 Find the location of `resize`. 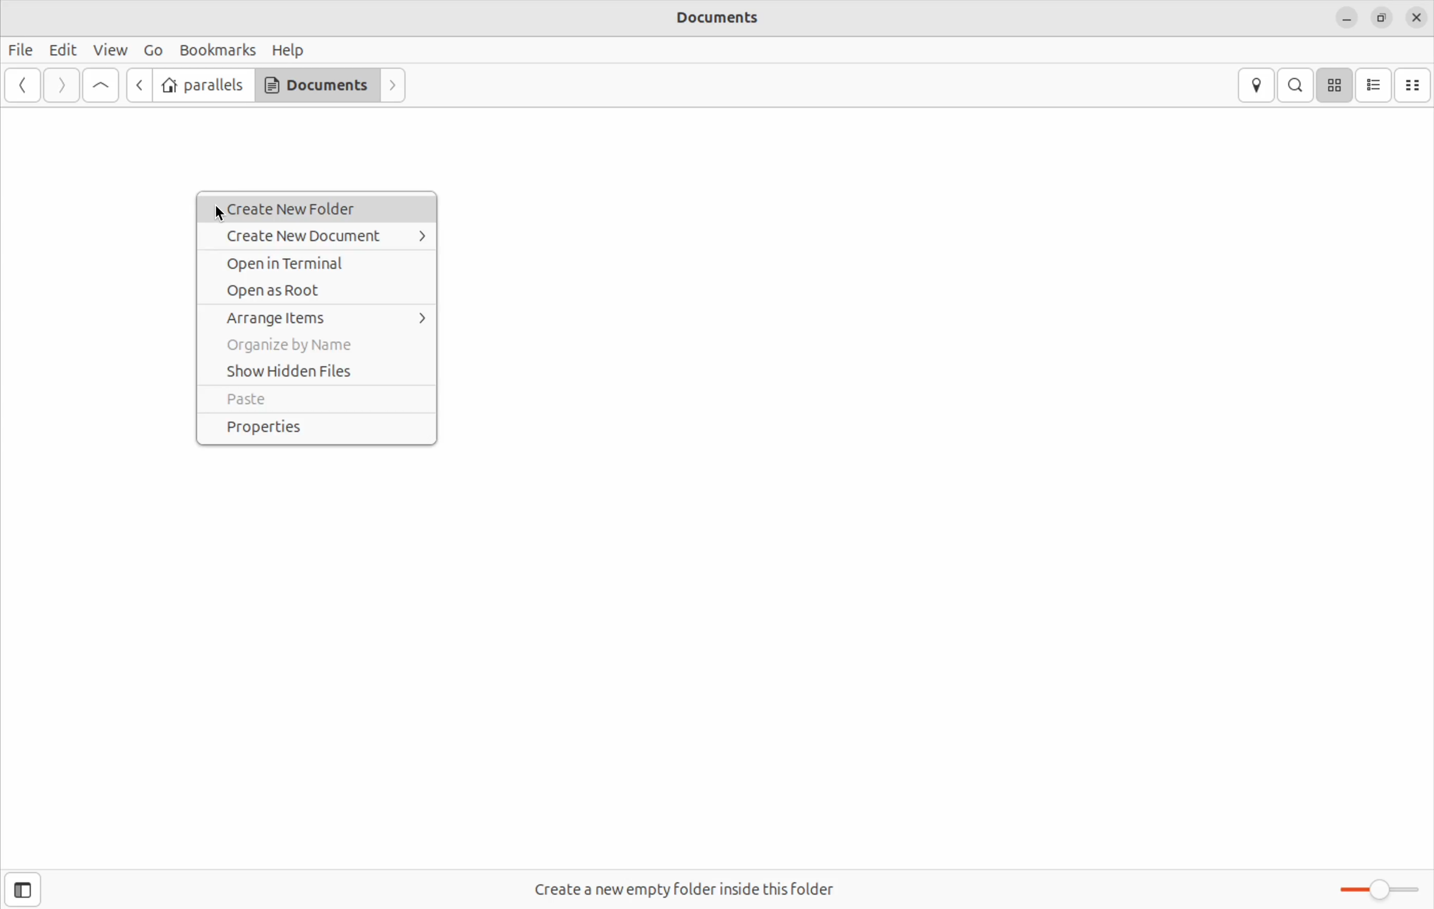

resize is located at coordinates (1382, 18).